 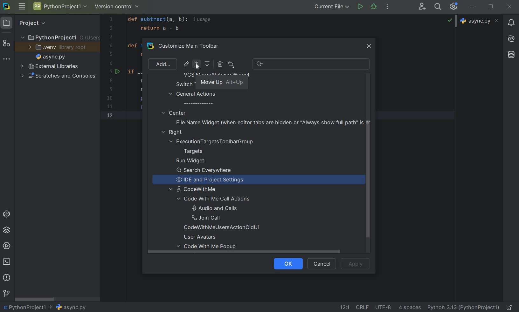 What do you see at coordinates (173, 132) in the screenshot?
I see `right` at bounding box center [173, 132].